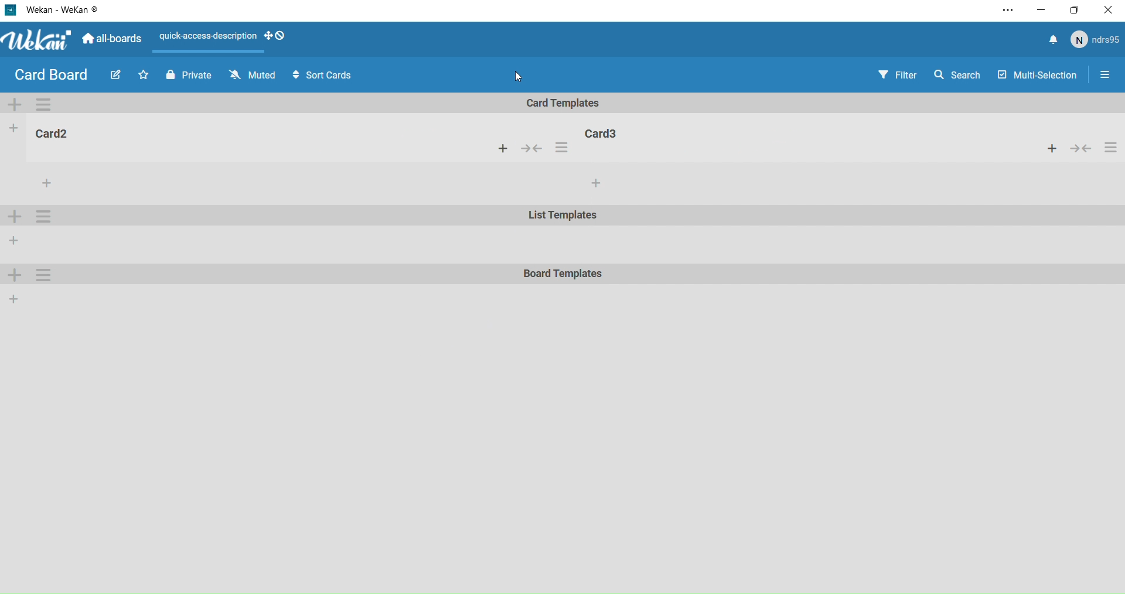  I want to click on cursor, so click(518, 76).